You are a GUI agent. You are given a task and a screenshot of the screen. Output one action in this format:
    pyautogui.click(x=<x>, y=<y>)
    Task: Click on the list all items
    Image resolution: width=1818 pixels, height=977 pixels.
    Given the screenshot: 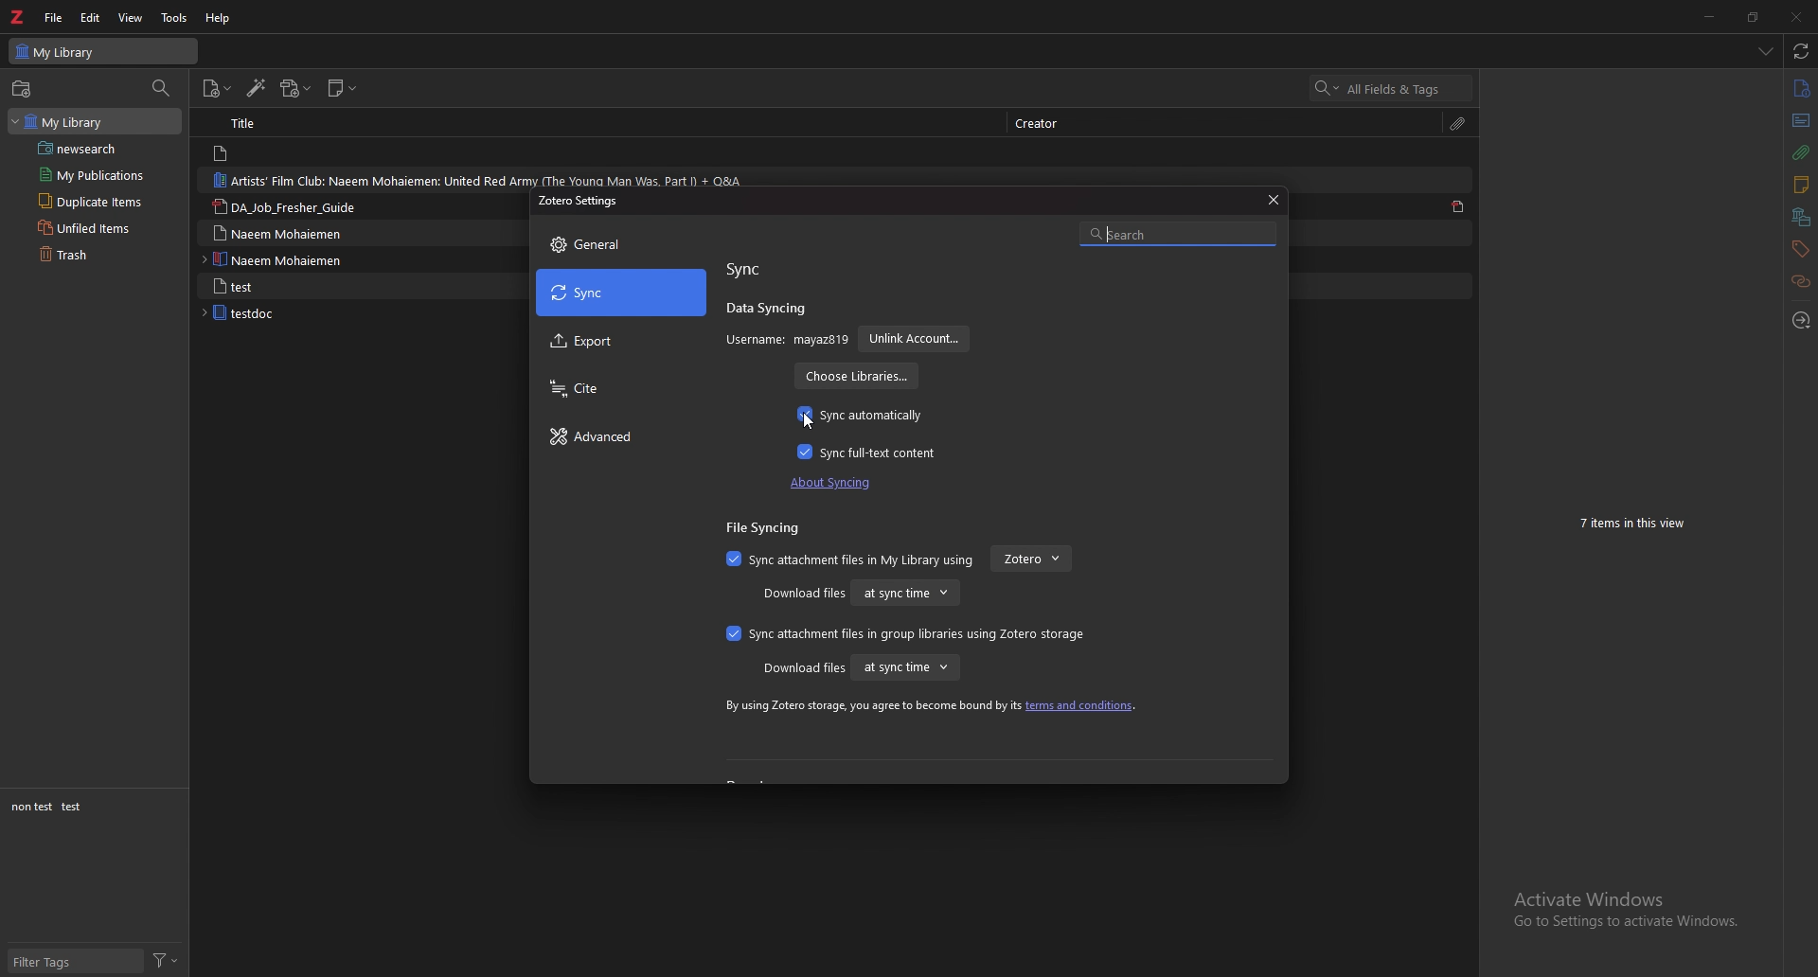 What is the action you would take?
    pyautogui.click(x=1765, y=51)
    